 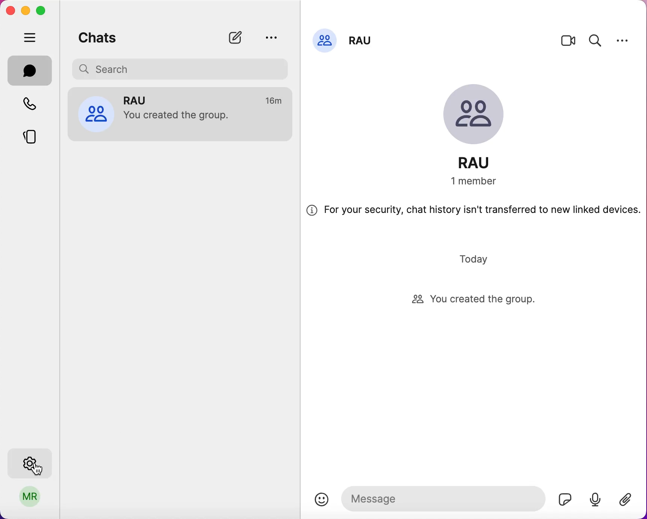 What do you see at coordinates (441, 498) in the screenshot?
I see `message` at bounding box center [441, 498].